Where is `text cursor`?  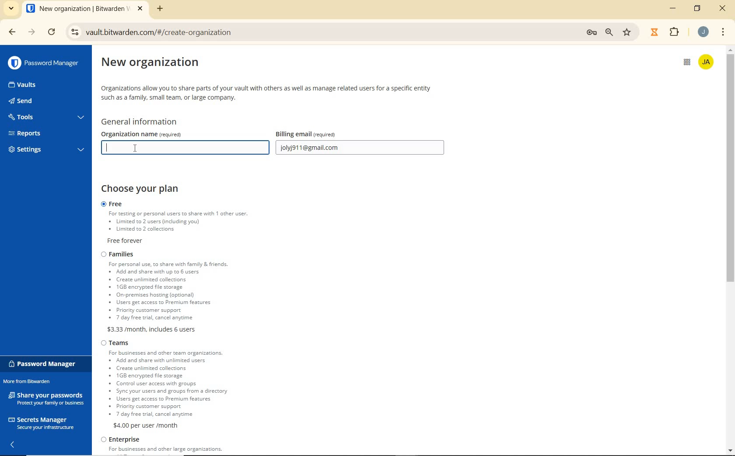
text cursor is located at coordinates (106, 151).